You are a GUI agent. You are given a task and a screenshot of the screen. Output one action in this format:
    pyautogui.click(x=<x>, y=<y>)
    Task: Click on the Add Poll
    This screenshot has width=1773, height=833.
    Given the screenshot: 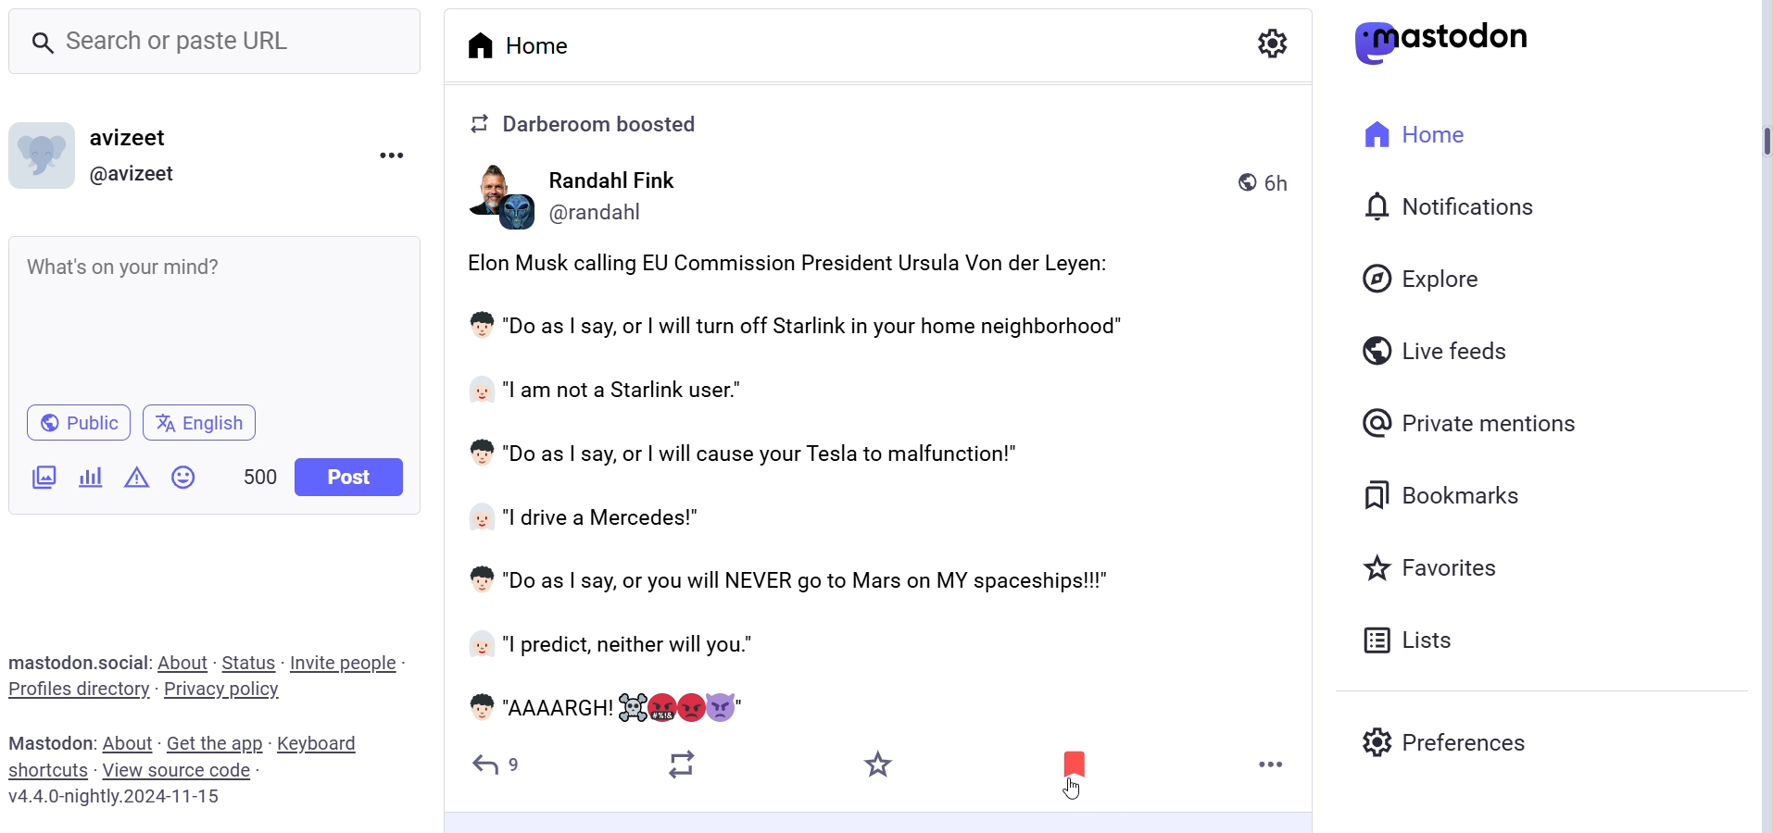 What is the action you would take?
    pyautogui.click(x=91, y=477)
    